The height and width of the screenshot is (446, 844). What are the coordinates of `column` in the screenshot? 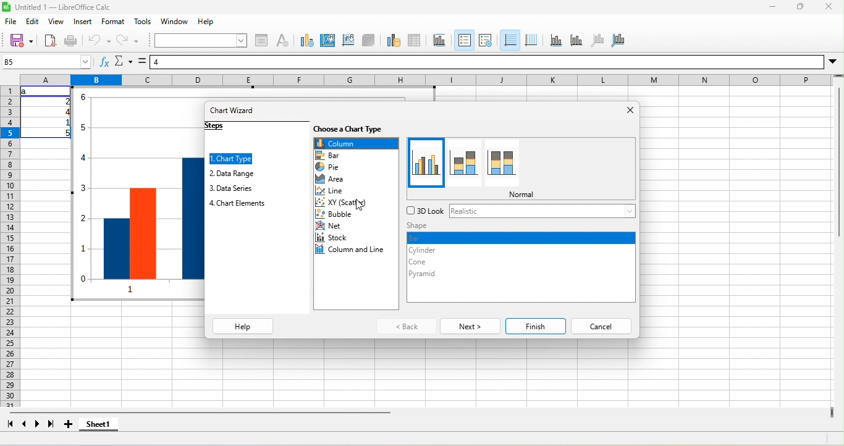 It's located at (357, 143).